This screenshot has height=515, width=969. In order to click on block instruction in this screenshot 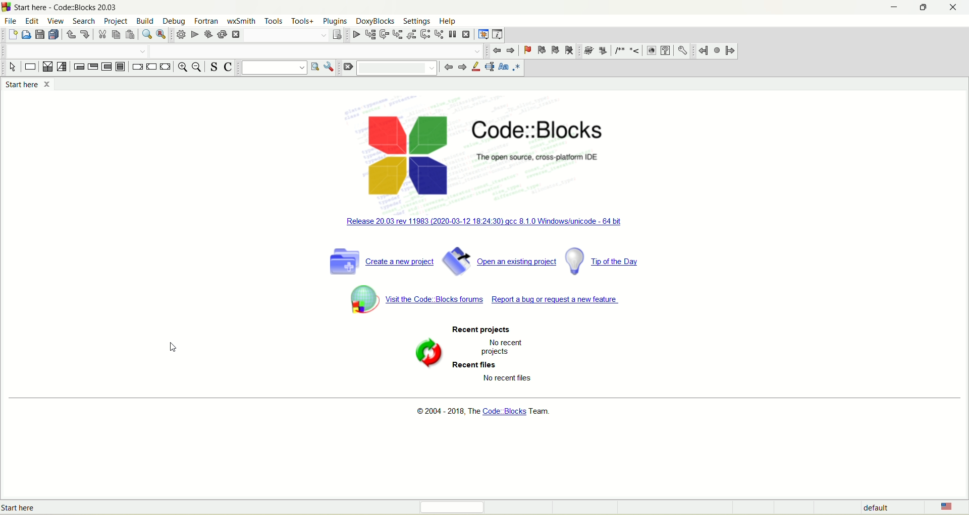, I will do `click(120, 66)`.